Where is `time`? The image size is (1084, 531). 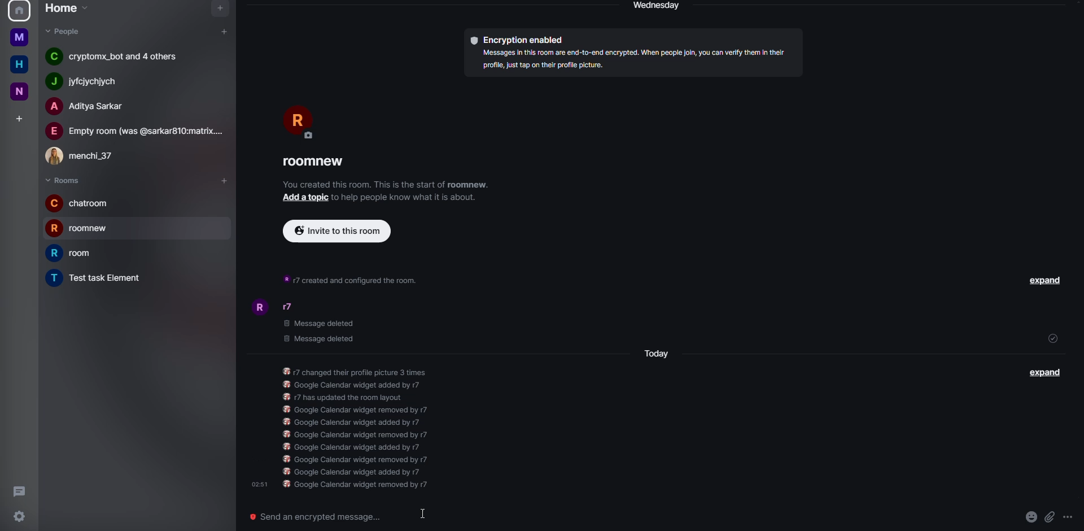 time is located at coordinates (259, 484).